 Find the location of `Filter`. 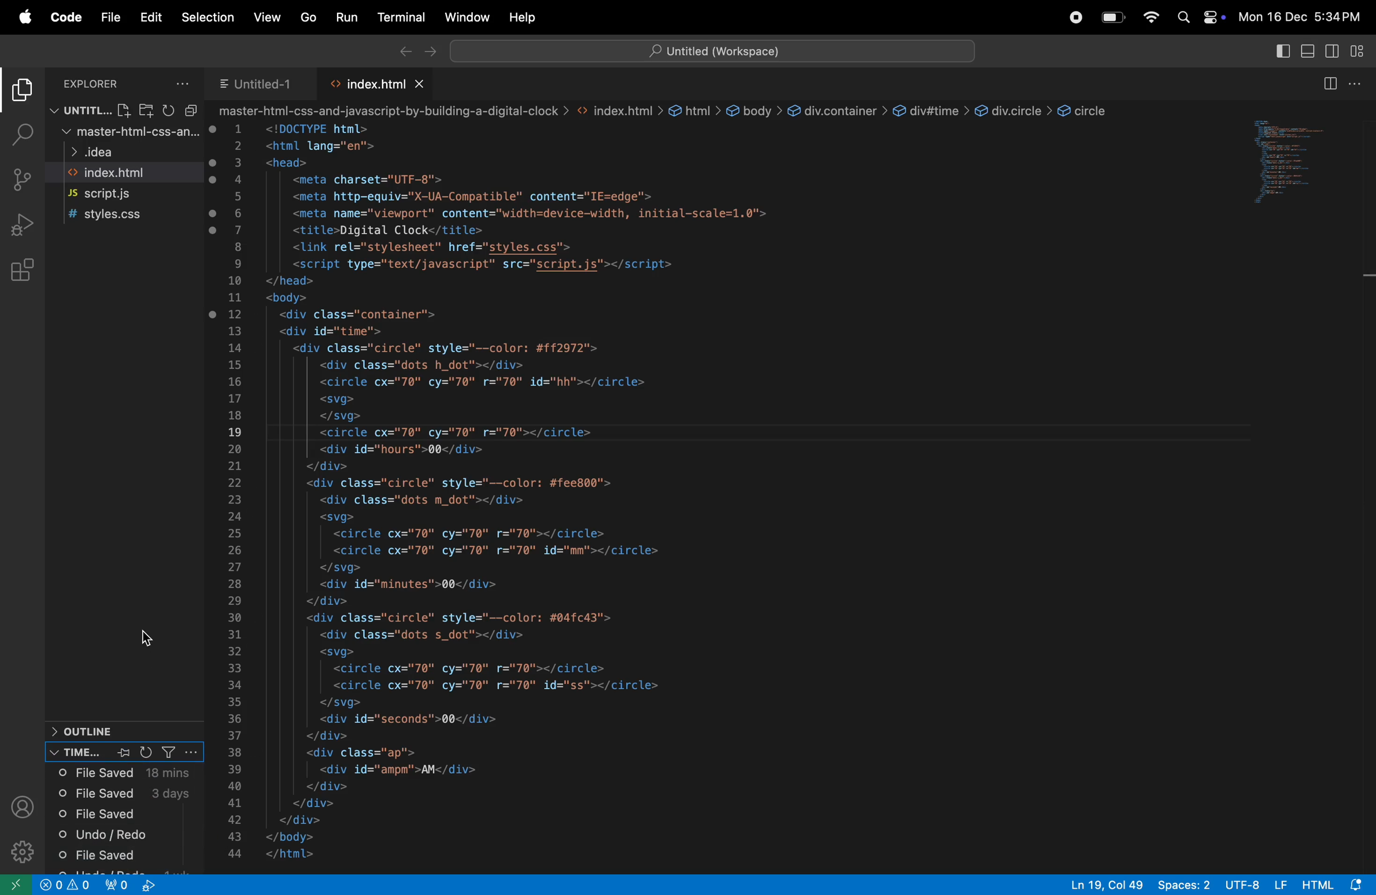

Filter is located at coordinates (167, 753).